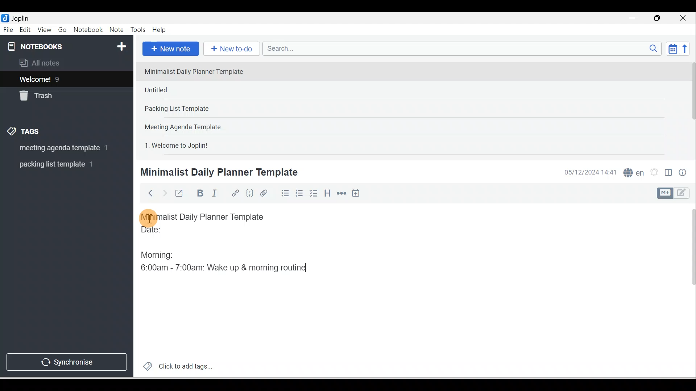 The width and height of the screenshot is (696, 391). What do you see at coordinates (690, 107) in the screenshot?
I see `Scroll bar` at bounding box center [690, 107].